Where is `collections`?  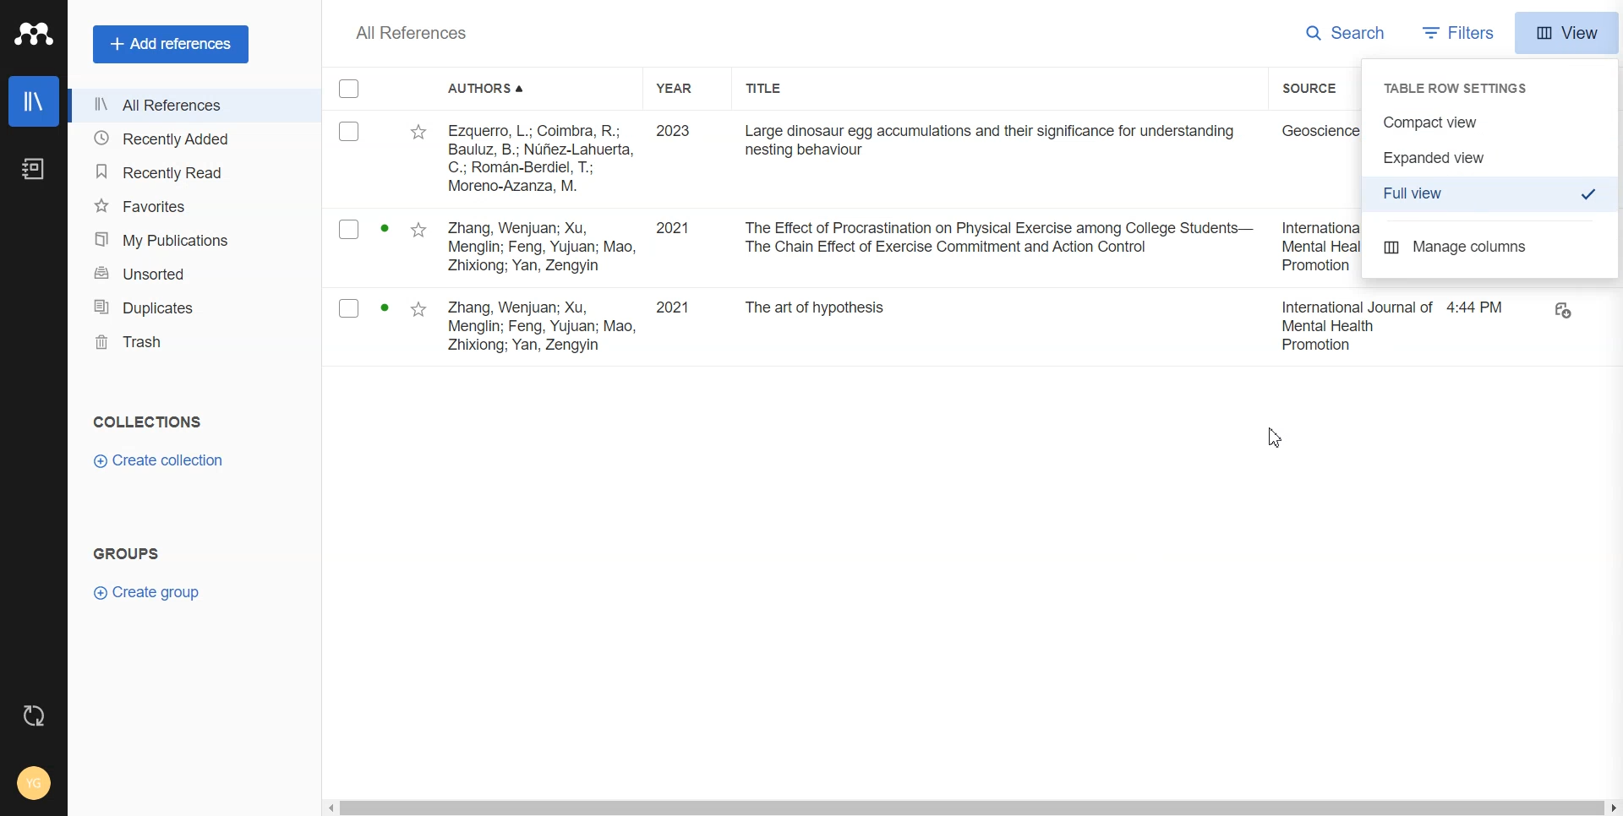 collections is located at coordinates (151, 420).